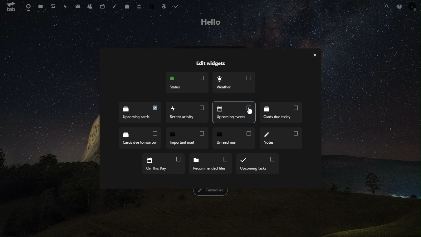 This screenshot has height=237, width=421. Describe the element at coordinates (66, 6) in the screenshot. I see `Activity` at that location.